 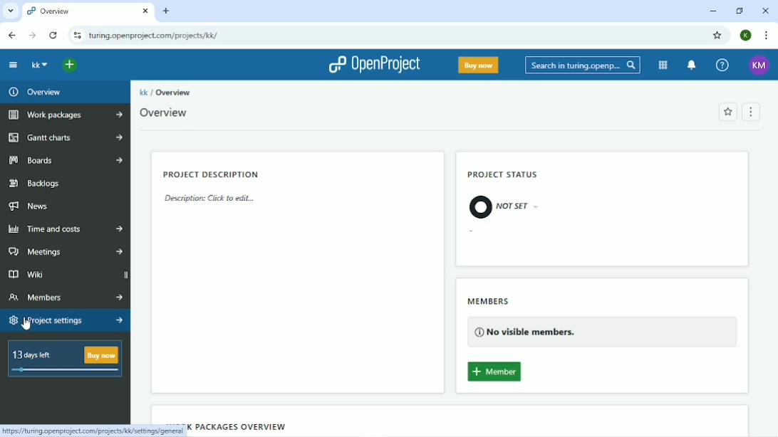 What do you see at coordinates (76, 35) in the screenshot?
I see `View site information` at bounding box center [76, 35].